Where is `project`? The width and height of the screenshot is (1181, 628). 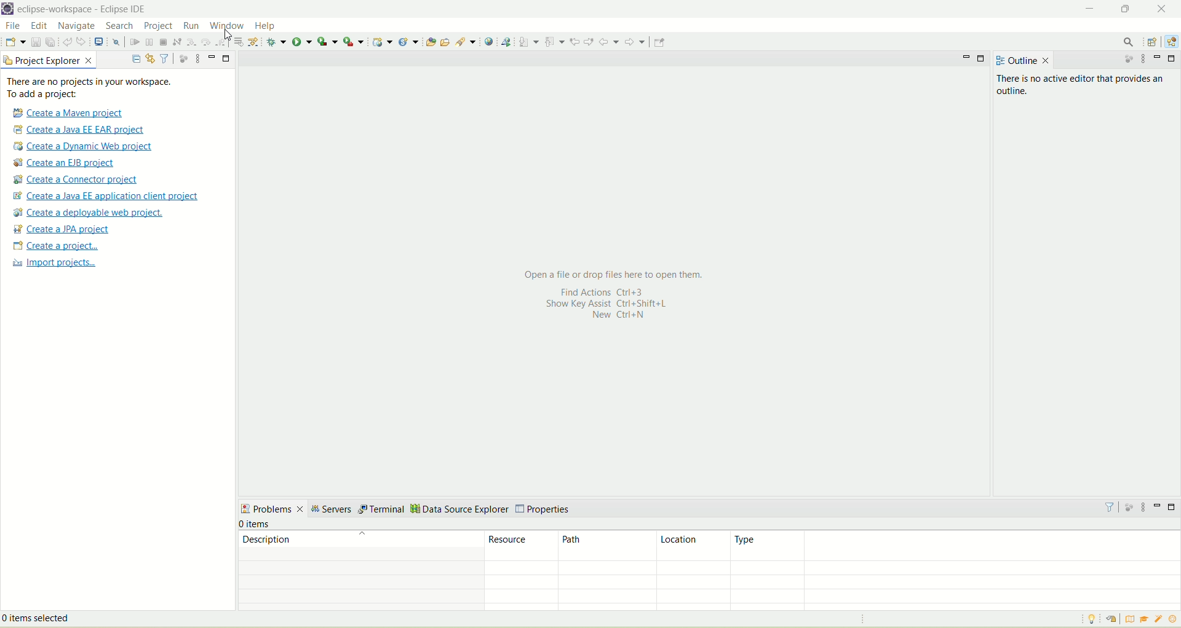
project is located at coordinates (157, 26).